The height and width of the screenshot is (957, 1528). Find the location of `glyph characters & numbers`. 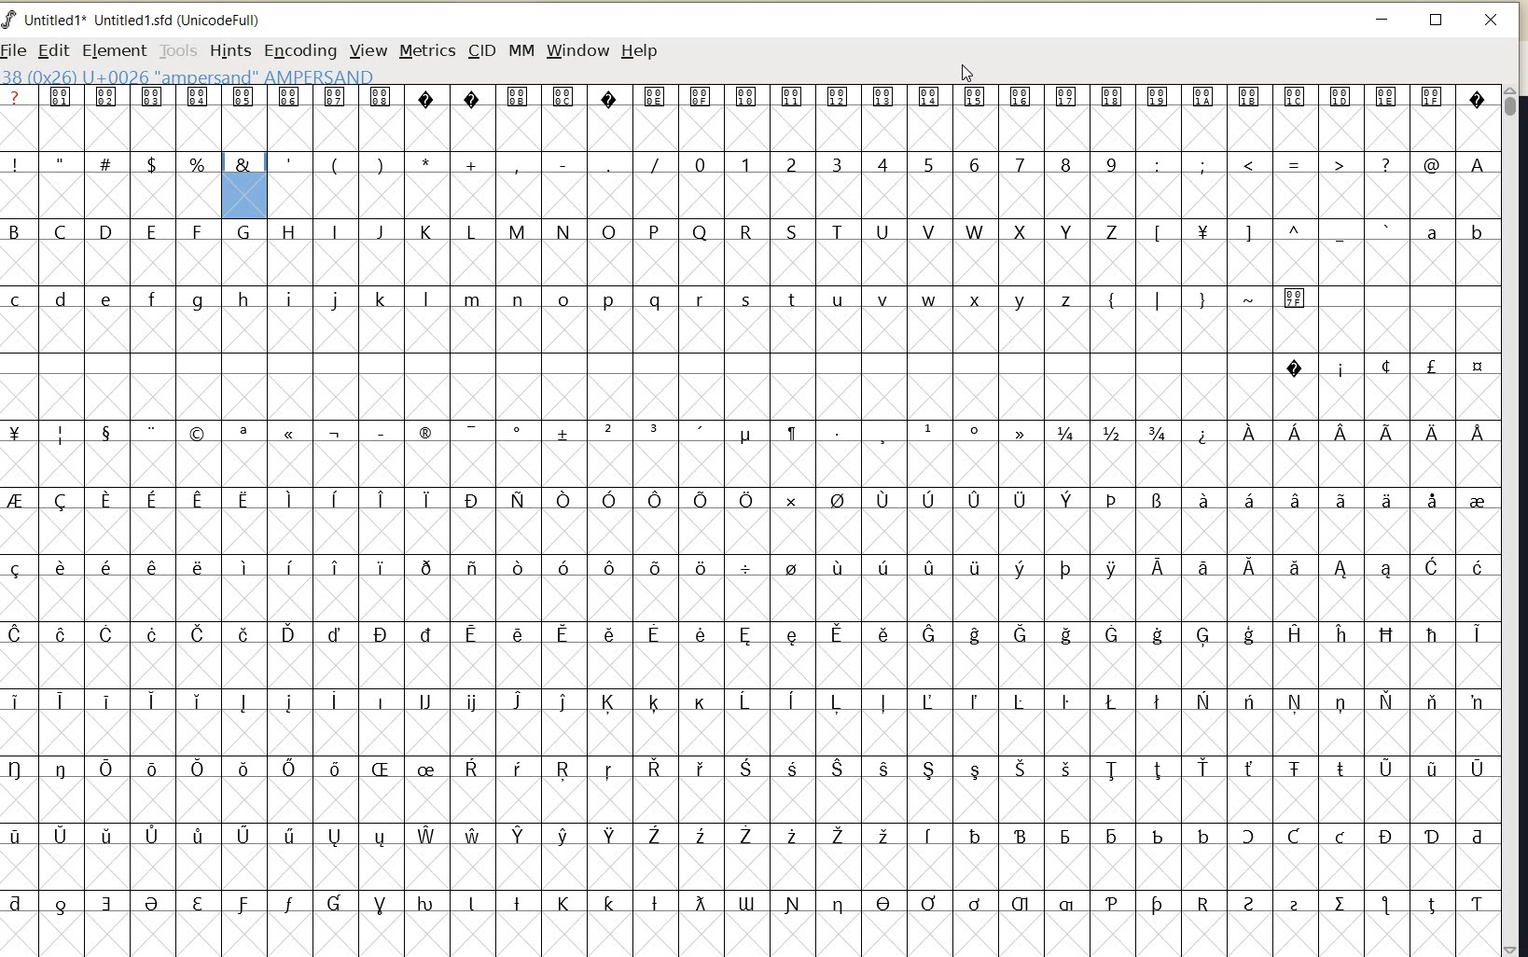

glyph characters & numbers is located at coordinates (858, 578).